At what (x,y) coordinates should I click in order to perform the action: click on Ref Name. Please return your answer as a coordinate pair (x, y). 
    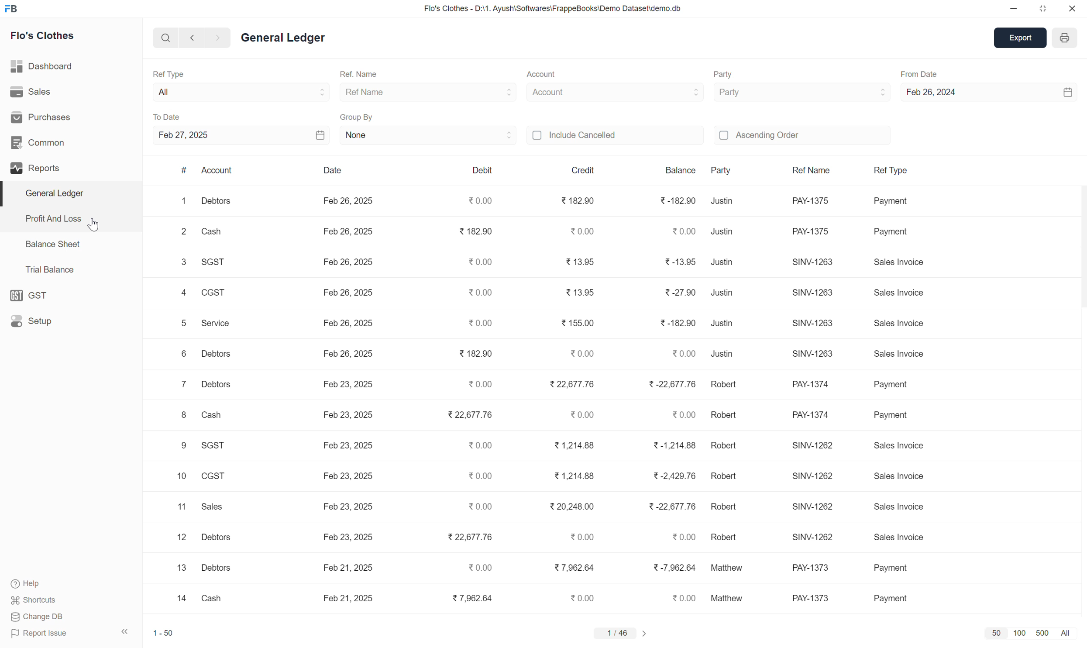
    Looking at the image, I should click on (812, 172).